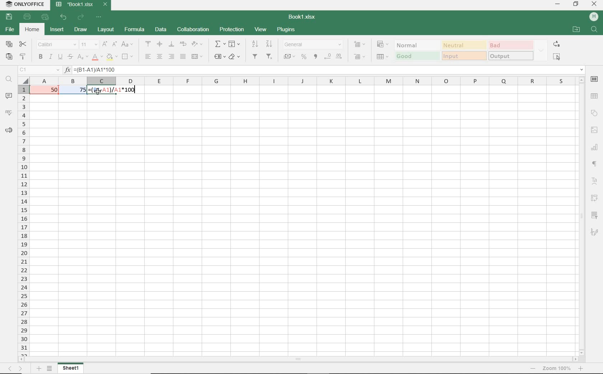 The height and width of the screenshot is (374, 603). I want to click on align bottom, so click(170, 44).